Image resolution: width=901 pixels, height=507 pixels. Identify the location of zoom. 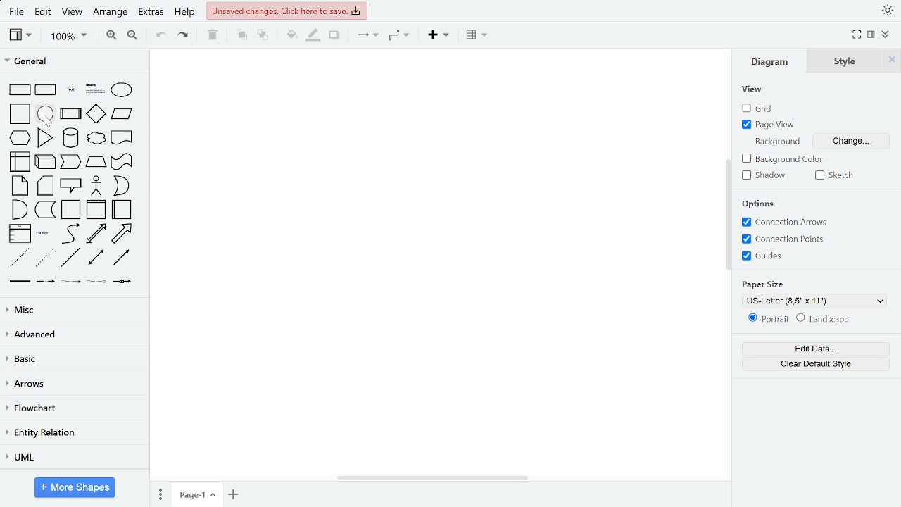
(66, 36).